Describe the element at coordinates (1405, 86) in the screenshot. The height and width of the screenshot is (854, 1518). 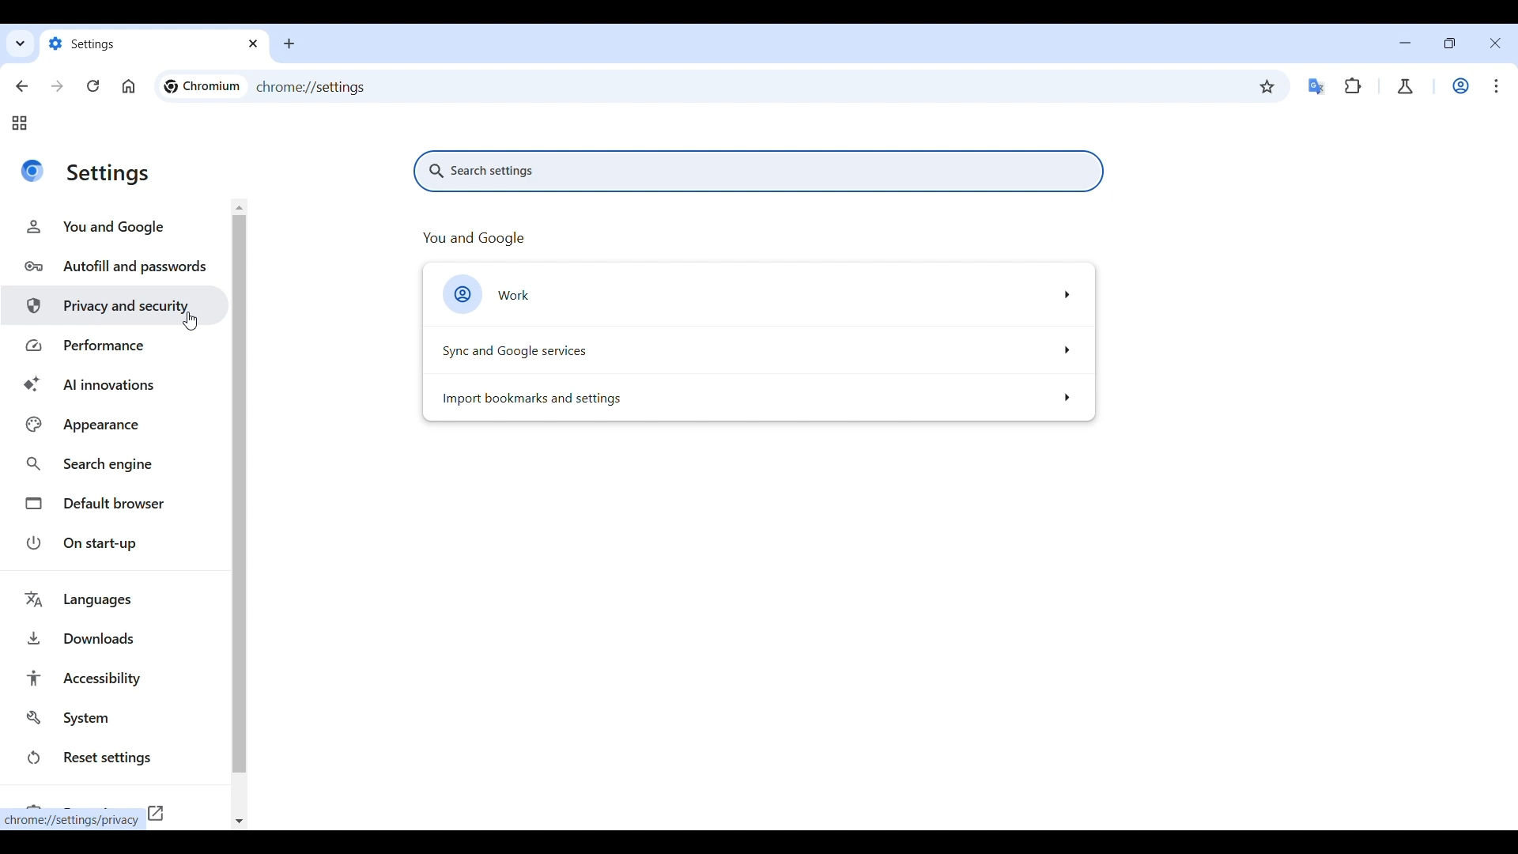
I see `Chrome labs` at that location.